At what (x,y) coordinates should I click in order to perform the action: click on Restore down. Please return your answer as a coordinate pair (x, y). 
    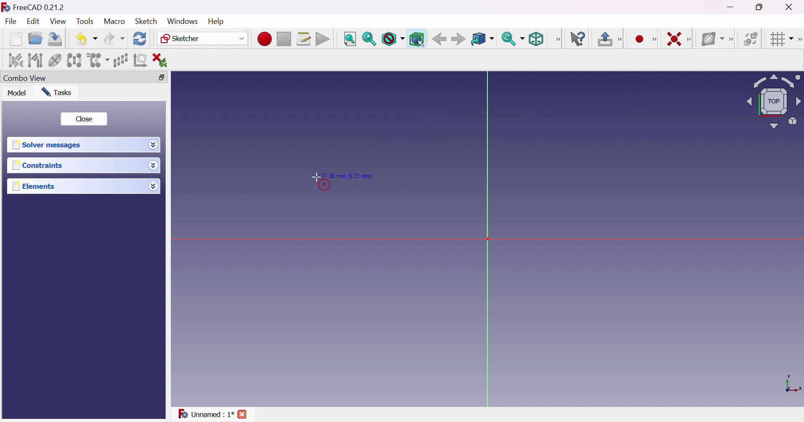
    Looking at the image, I should click on (760, 8).